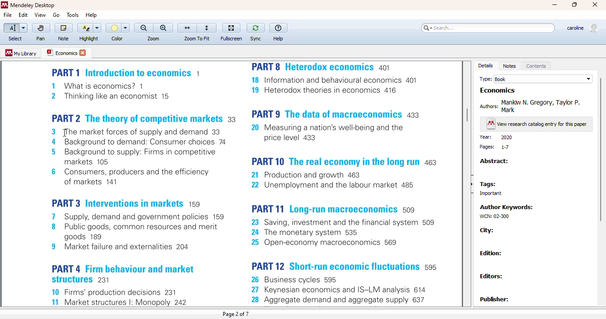 The image size is (606, 319). I want to click on Pin, so click(40, 28).